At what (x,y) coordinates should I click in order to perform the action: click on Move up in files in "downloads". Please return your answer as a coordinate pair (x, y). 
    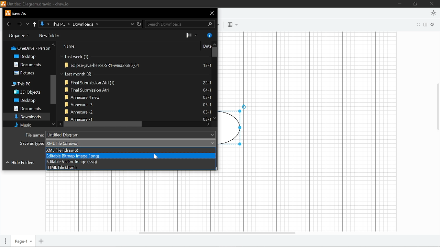
    Looking at the image, I should click on (215, 43).